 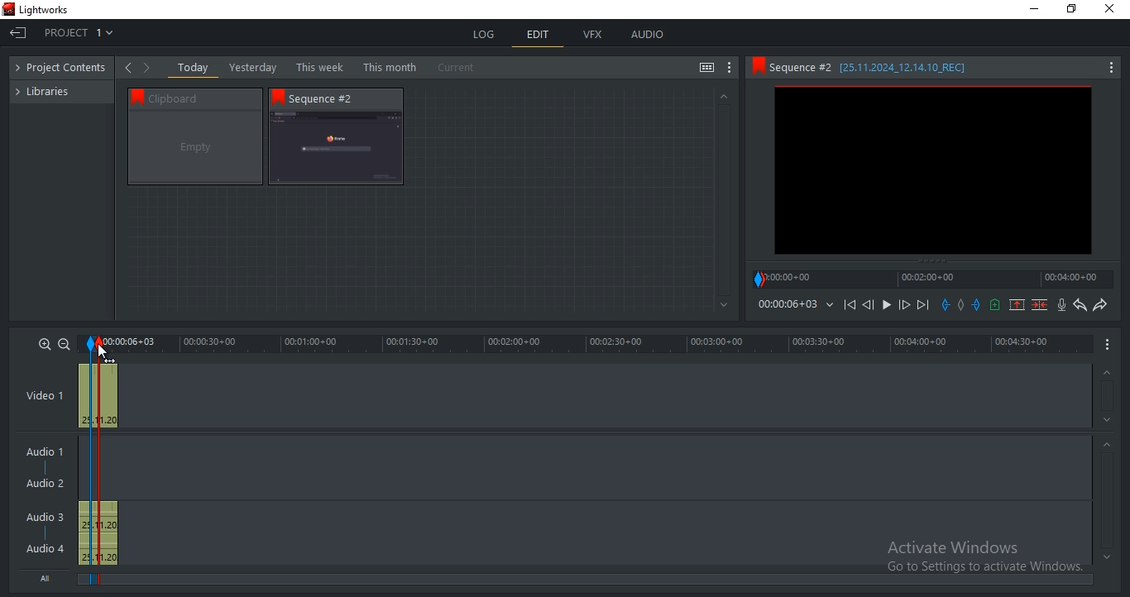 I want to click on Clipboard, so click(x=203, y=98).